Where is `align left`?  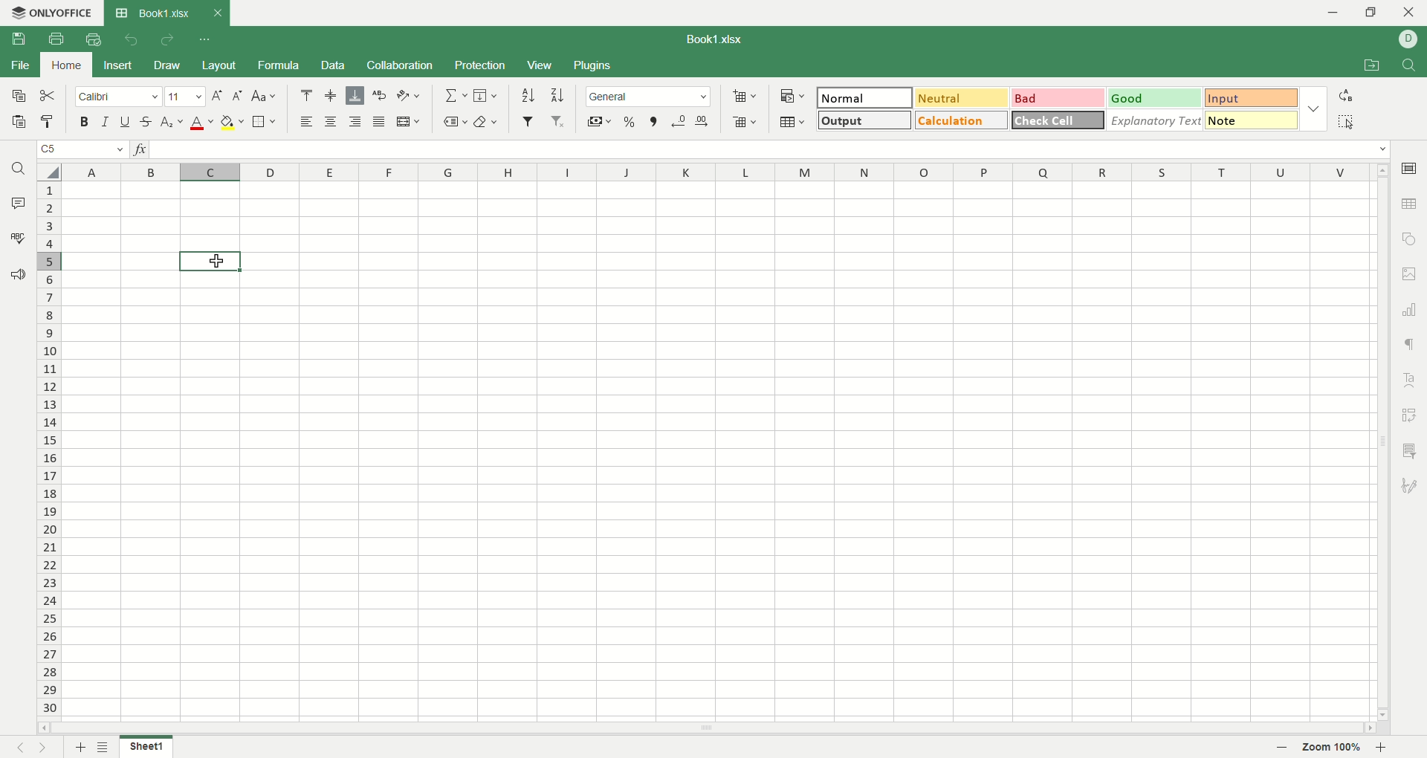
align left is located at coordinates (309, 123).